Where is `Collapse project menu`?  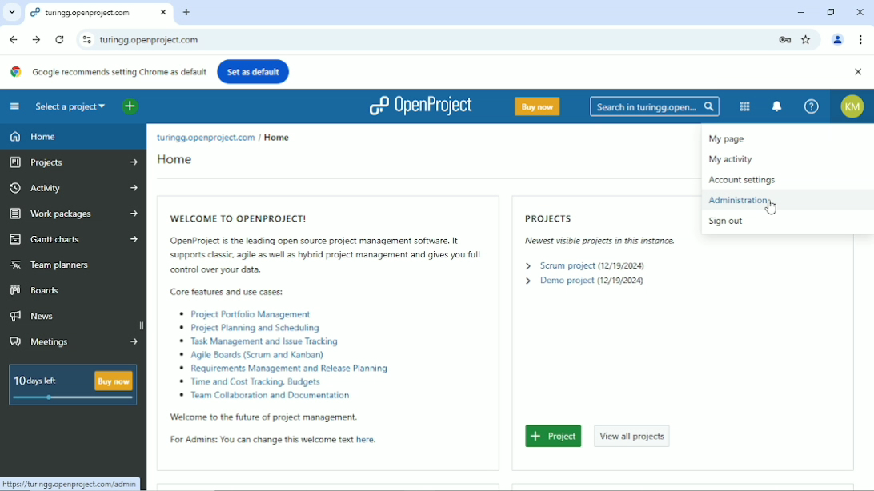
Collapse project menu is located at coordinates (14, 106).